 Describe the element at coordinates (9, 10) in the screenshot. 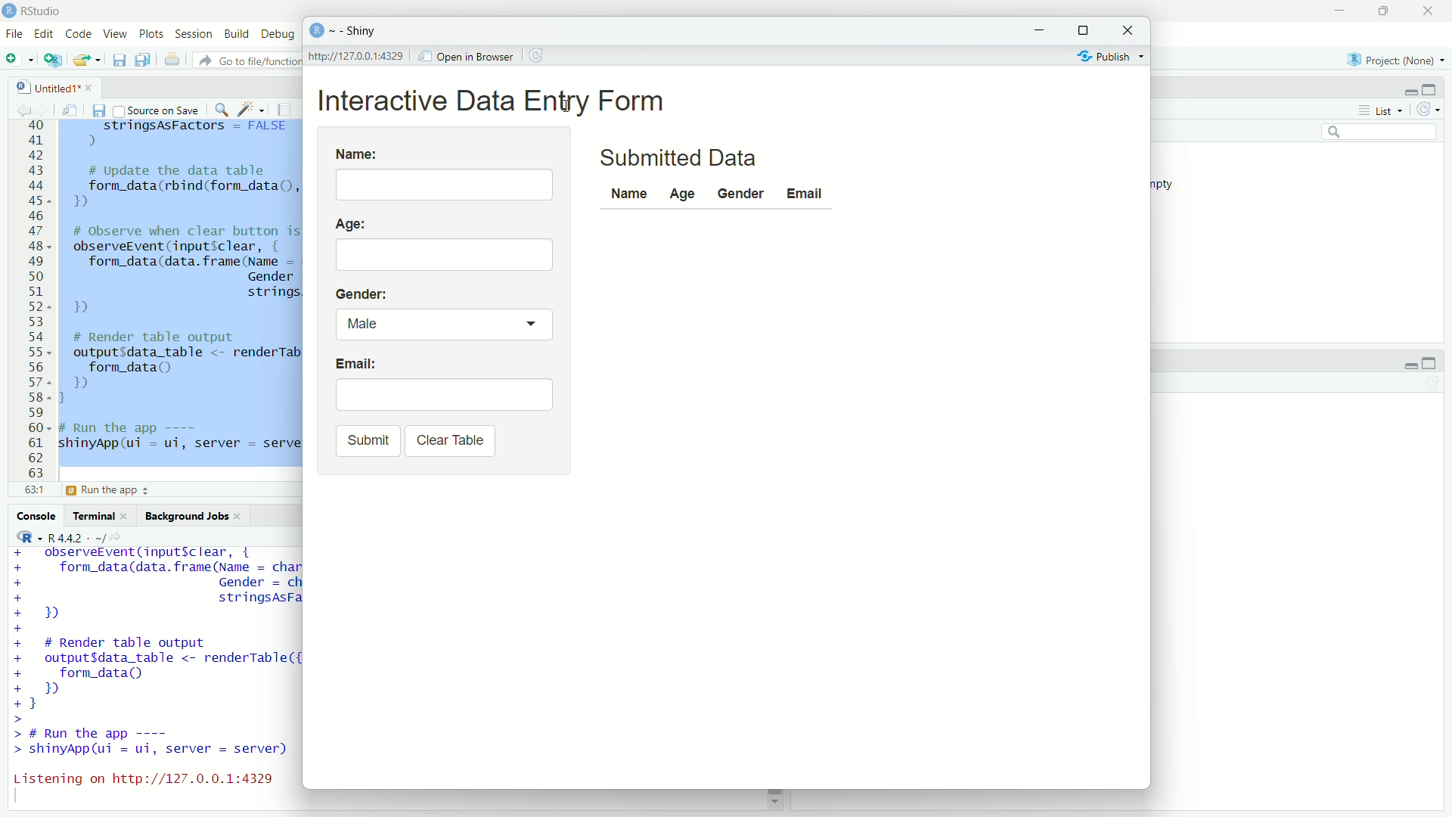

I see `logo` at that location.